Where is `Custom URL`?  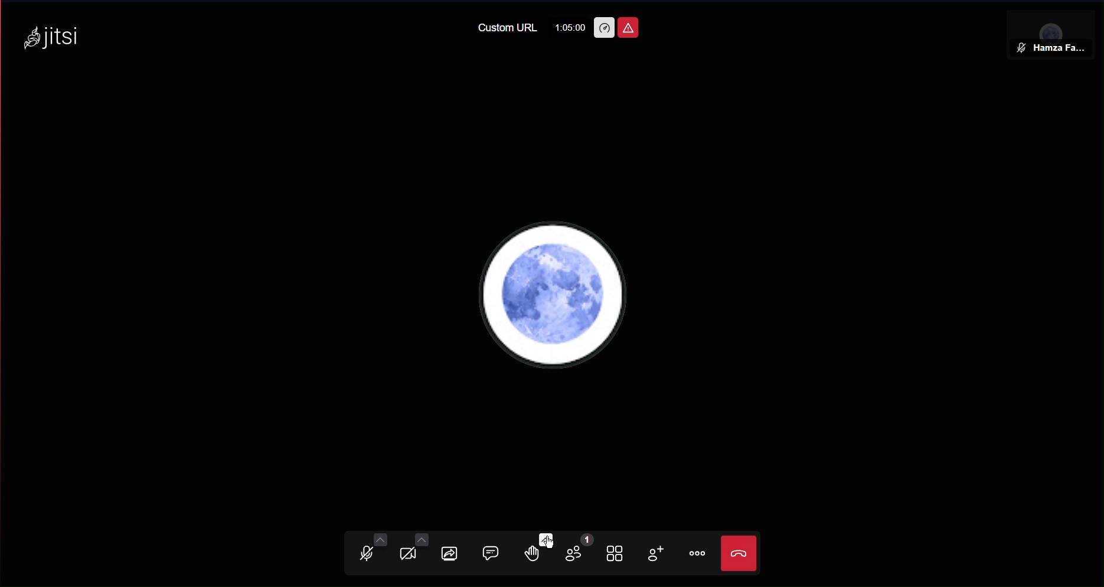
Custom URL is located at coordinates (508, 28).